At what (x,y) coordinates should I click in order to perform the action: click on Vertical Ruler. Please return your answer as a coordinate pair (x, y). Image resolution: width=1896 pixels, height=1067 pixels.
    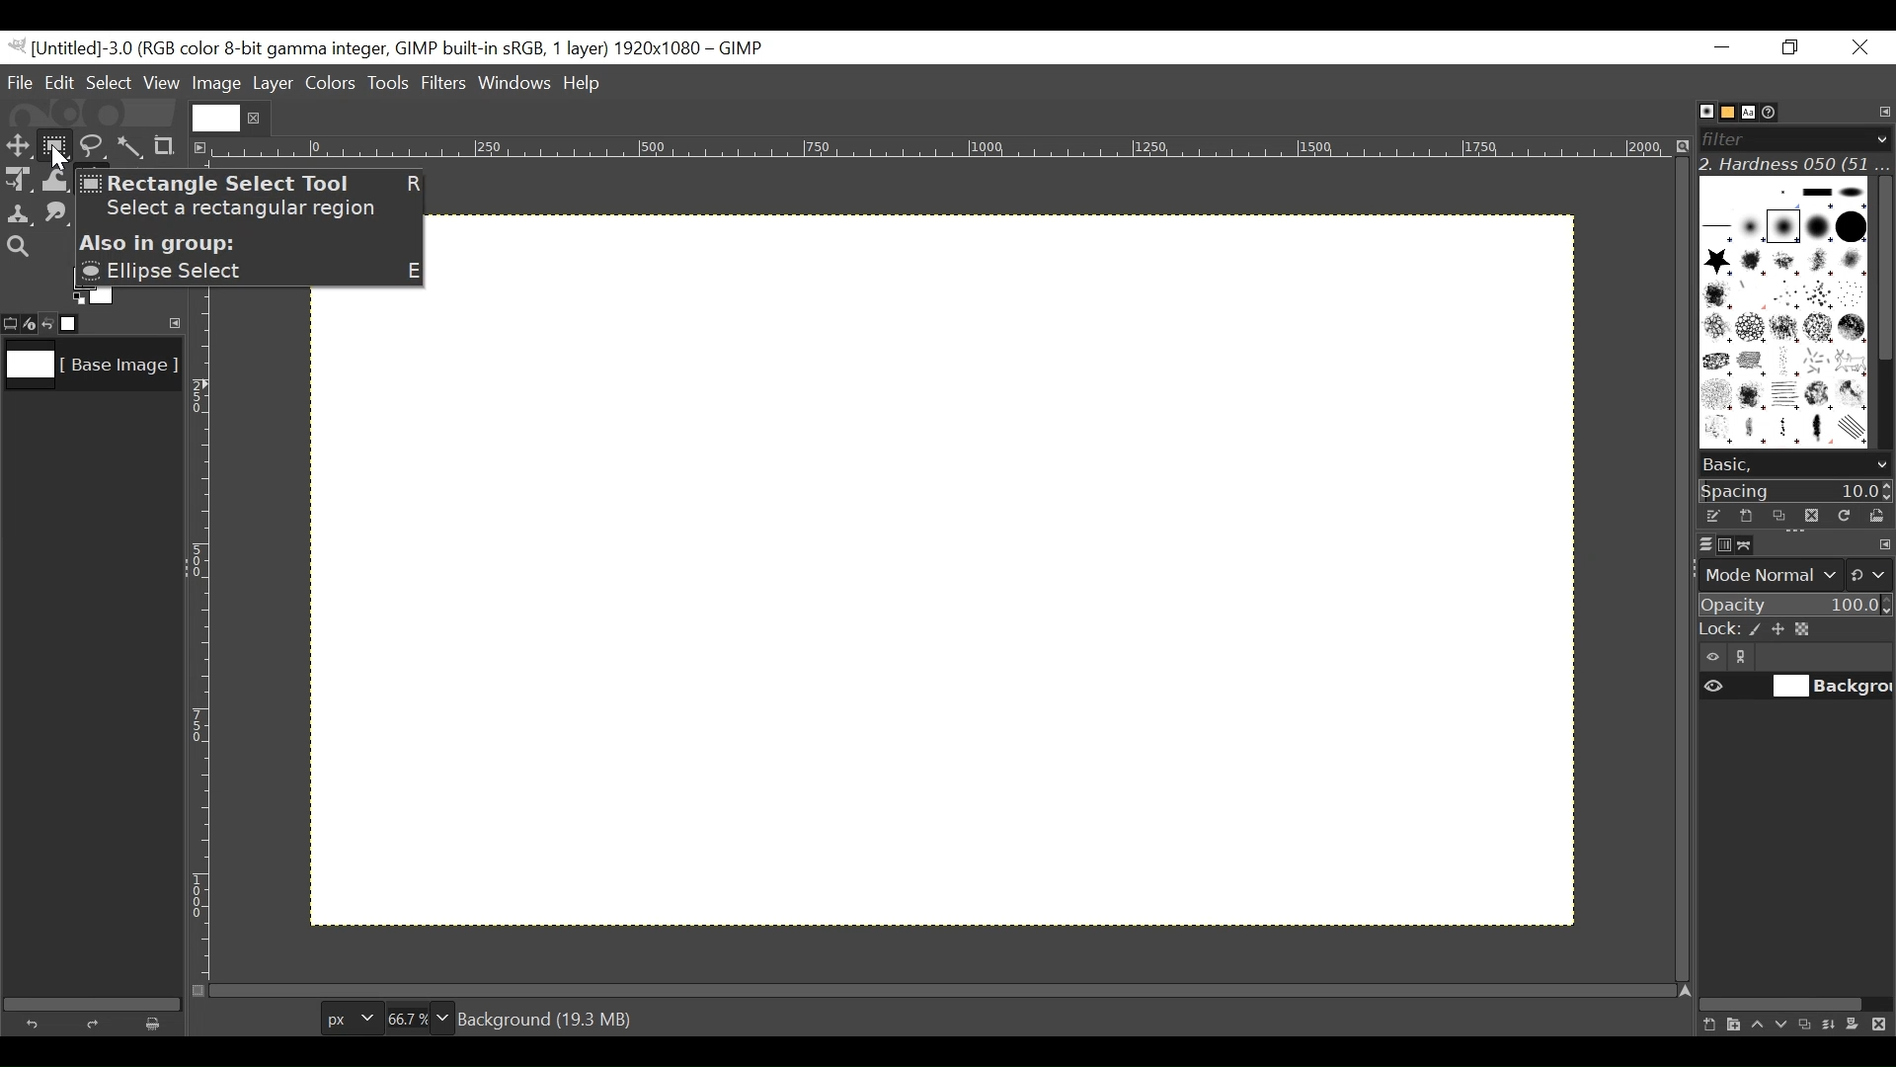
    Looking at the image, I should click on (200, 643).